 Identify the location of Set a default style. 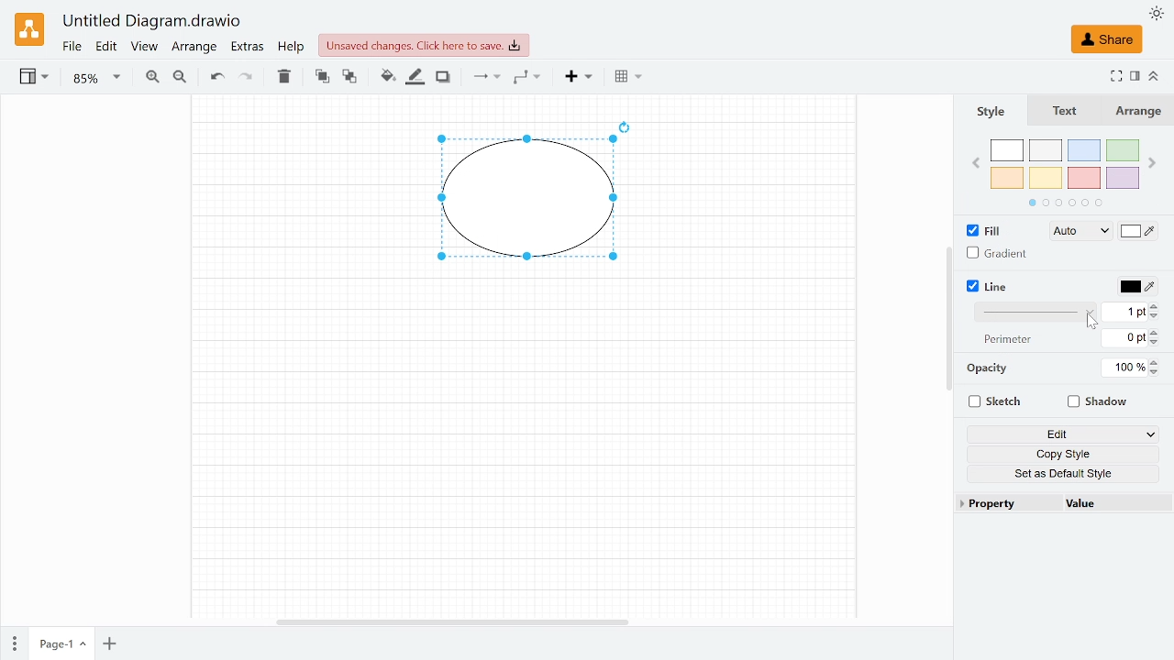
(1067, 473).